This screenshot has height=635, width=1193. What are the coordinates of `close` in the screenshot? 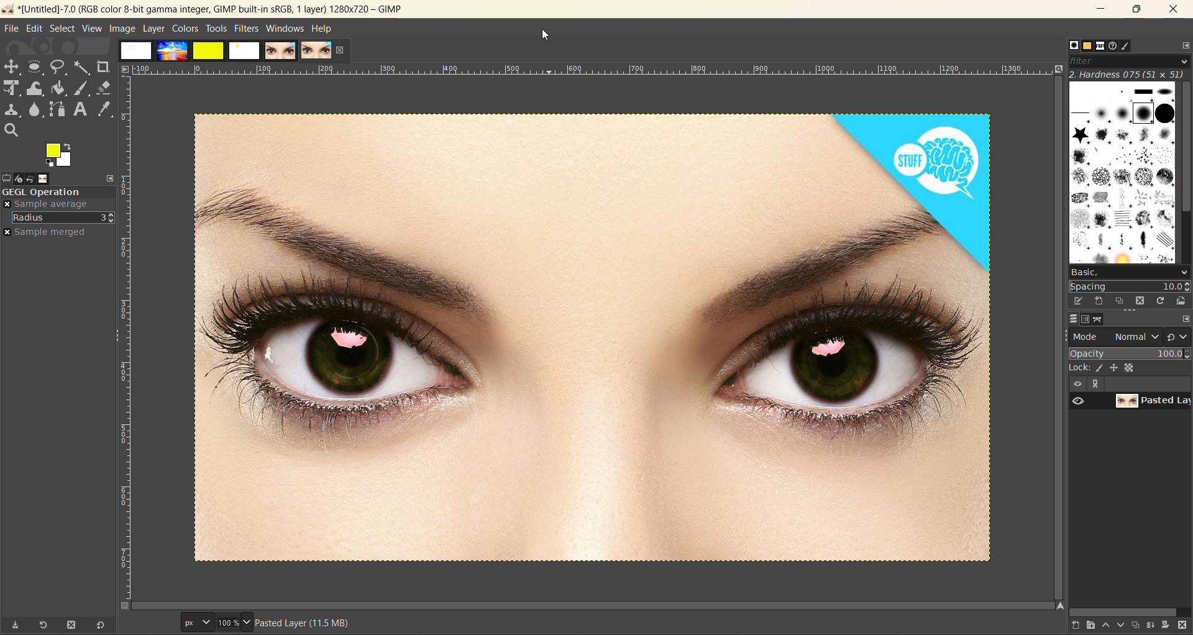 It's located at (1174, 9).